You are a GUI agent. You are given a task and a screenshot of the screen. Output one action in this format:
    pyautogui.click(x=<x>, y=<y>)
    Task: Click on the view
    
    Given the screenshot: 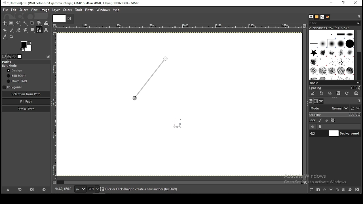 What is the action you would take?
    pyautogui.click(x=34, y=9)
    